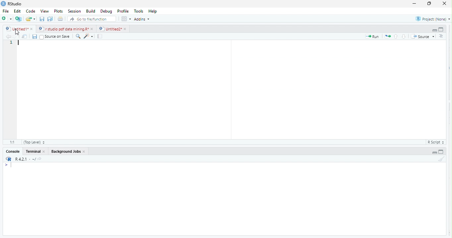 The height and width of the screenshot is (238, 452). I want to click on Profile, so click(124, 12).